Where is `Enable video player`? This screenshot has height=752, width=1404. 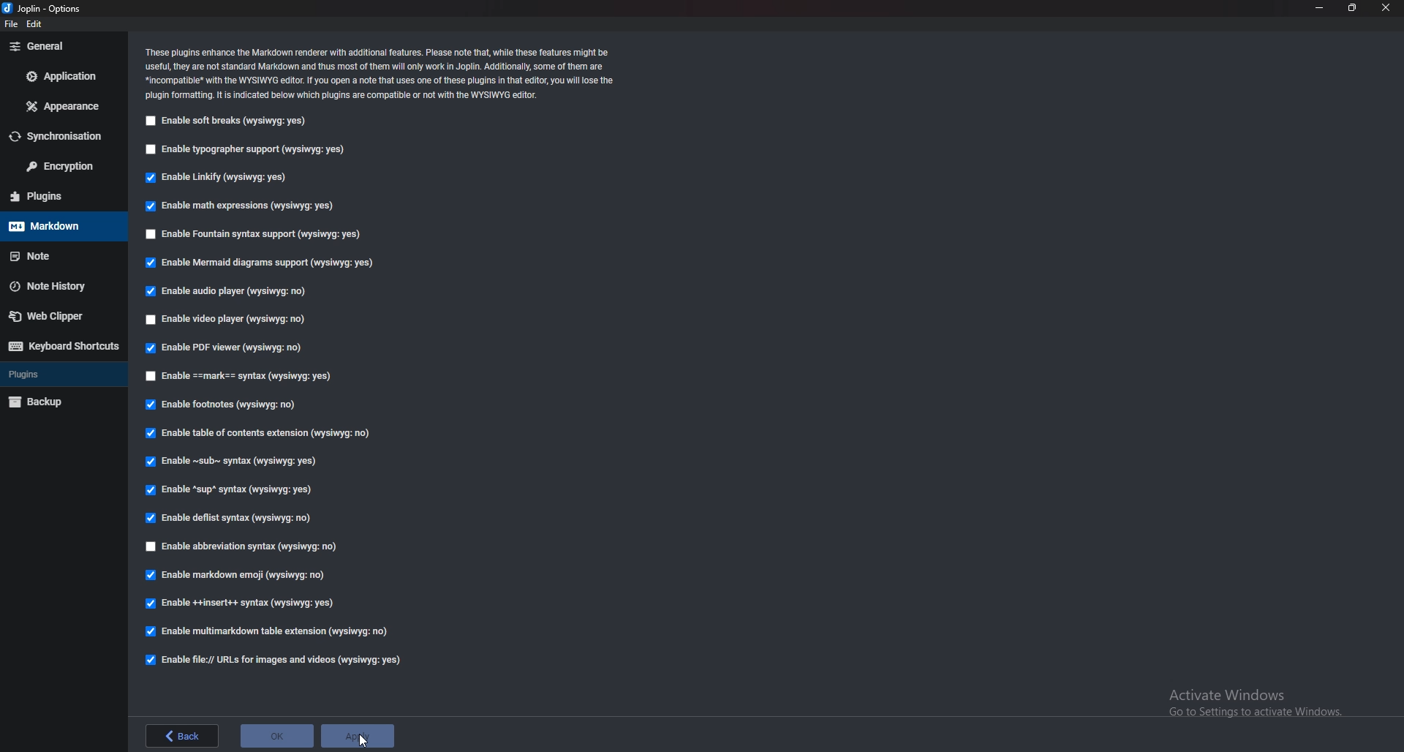
Enable video player is located at coordinates (227, 320).